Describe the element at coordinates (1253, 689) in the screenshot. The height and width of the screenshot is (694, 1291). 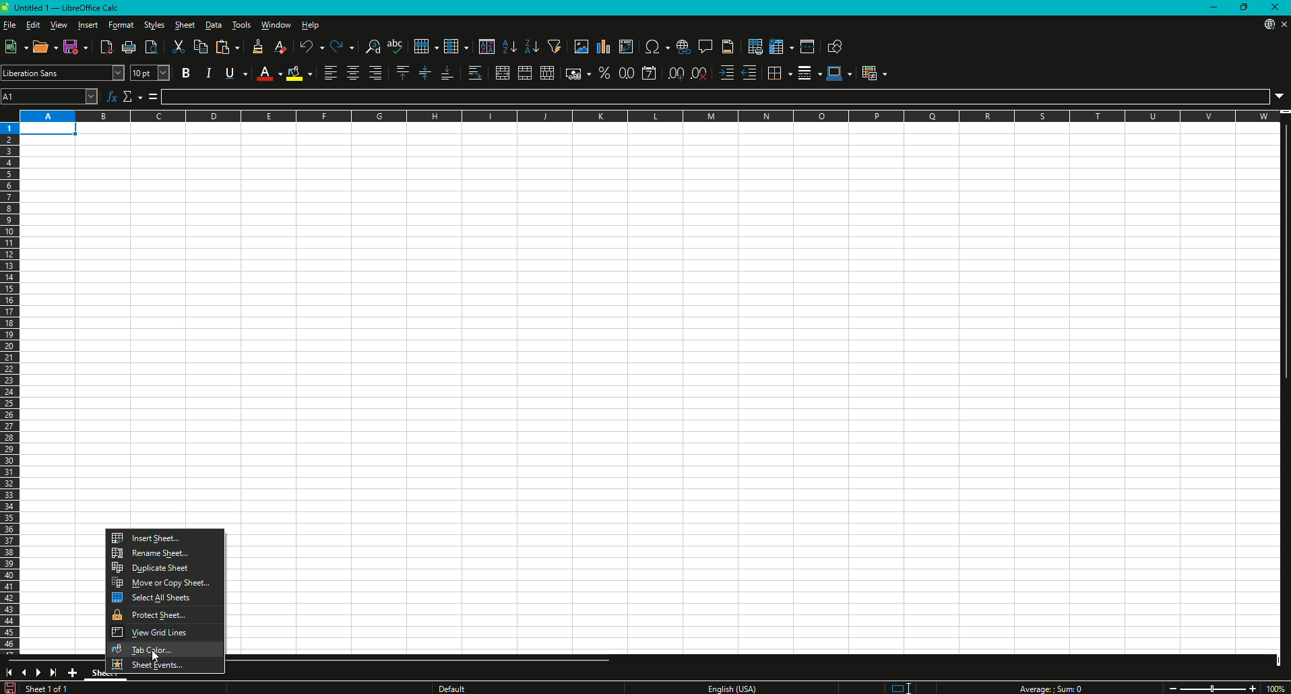
I see `Zoom in` at that location.